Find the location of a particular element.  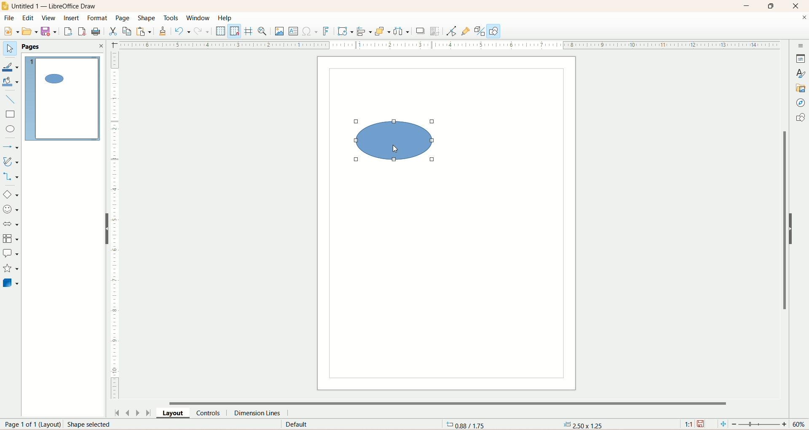

fill color is located at coordinates (11, 82).